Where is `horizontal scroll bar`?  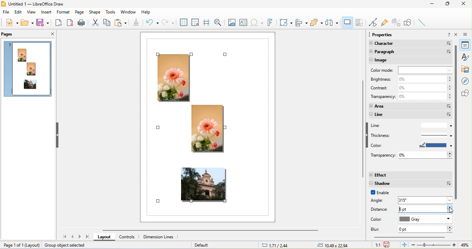
horizontal scroll bar is located at coordinates (215, 231).